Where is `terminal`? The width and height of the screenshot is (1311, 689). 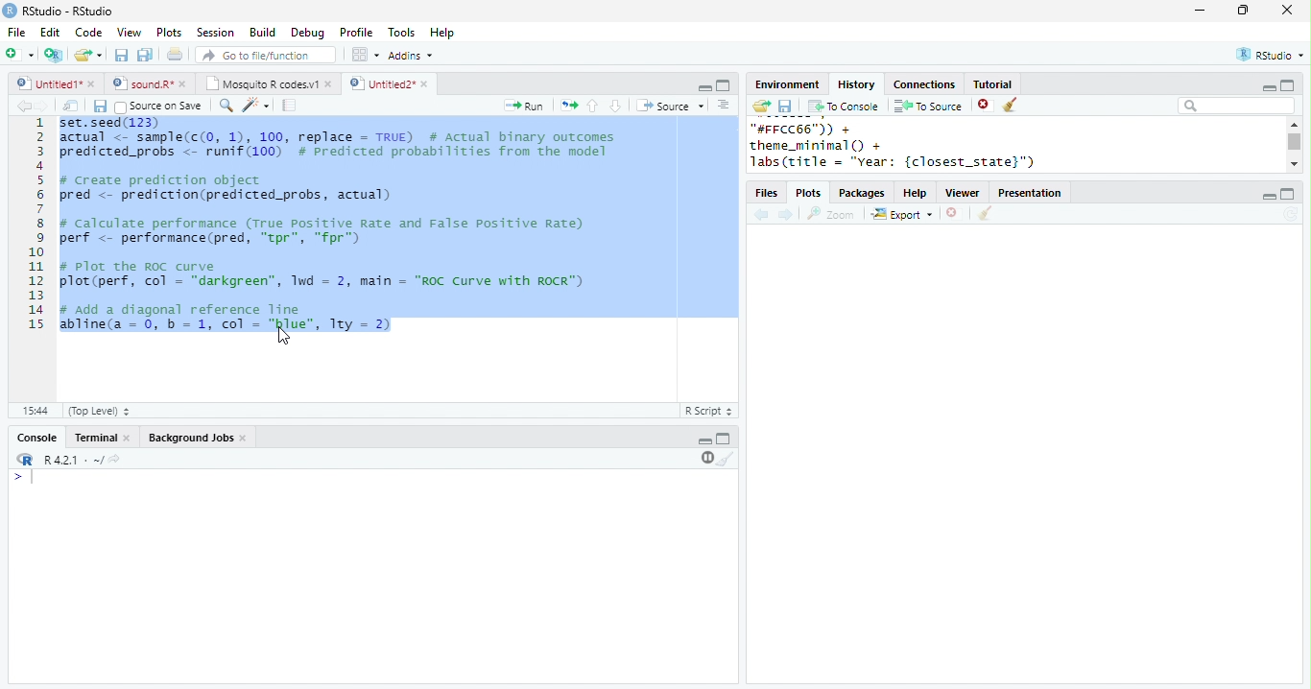 terminal is located at coordinates (93, 439).